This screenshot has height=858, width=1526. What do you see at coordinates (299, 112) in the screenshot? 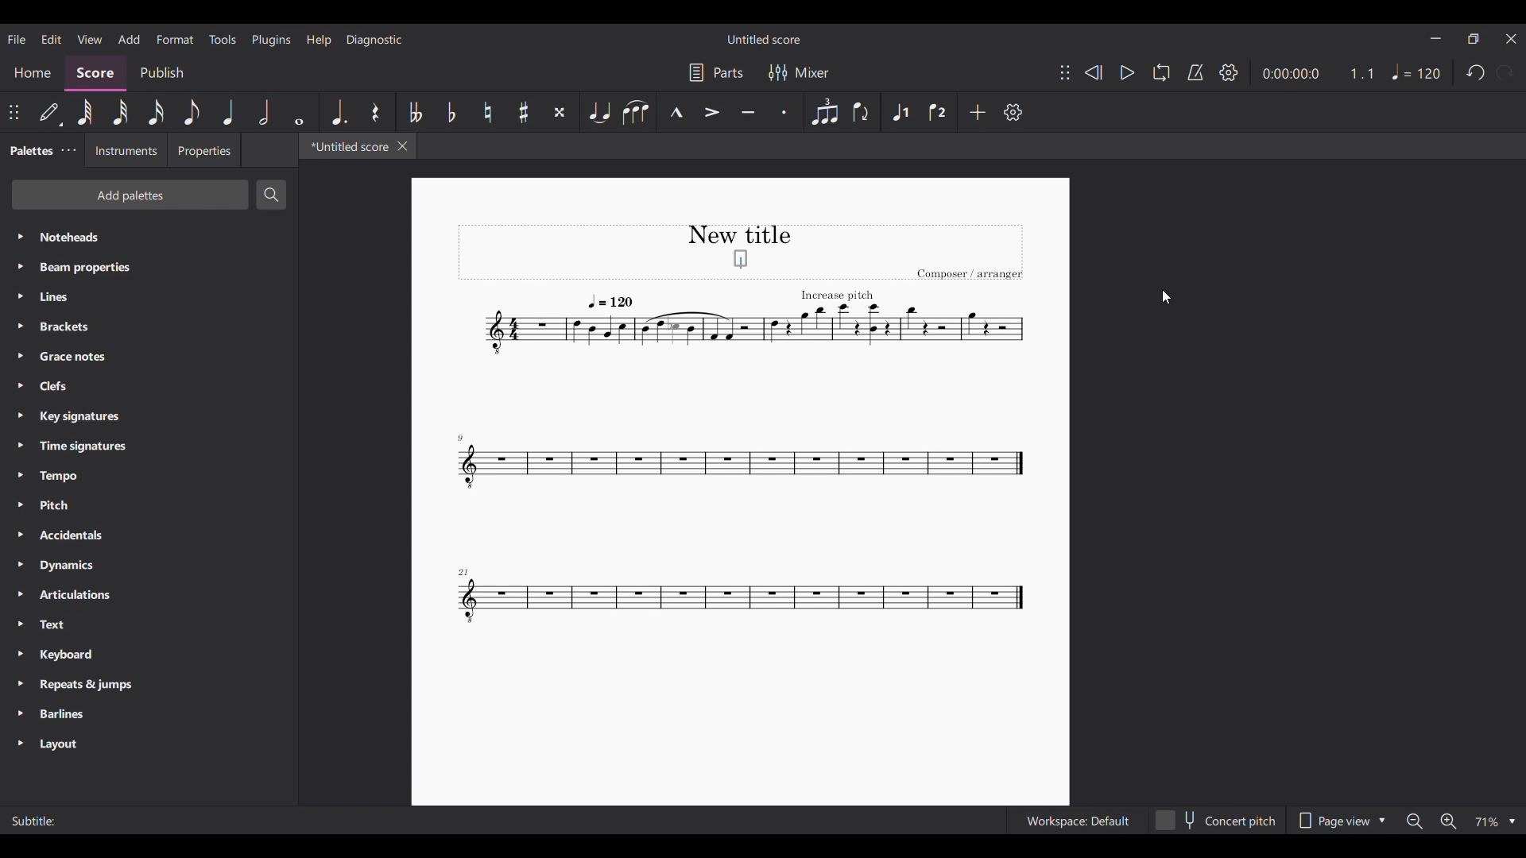
I see `Whole note` at bounding box center [299, 112].